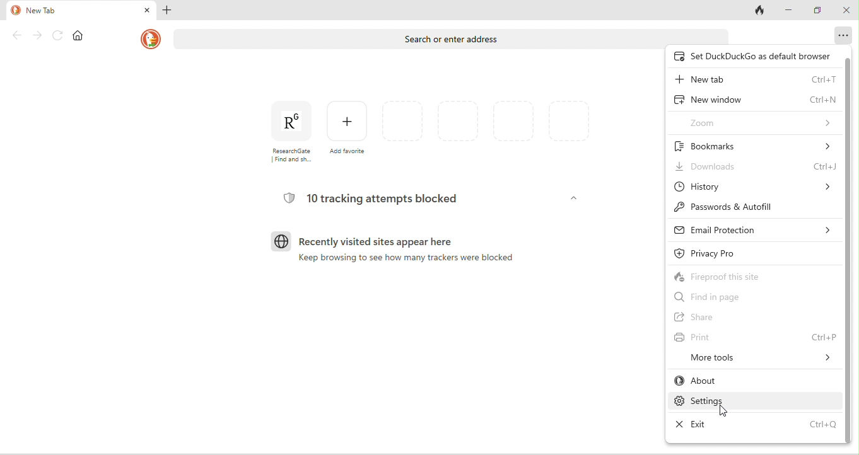 The height and width of the screenshot is (455, 859). Describe the element at coordinates (149, 39) in the screenshot. I see `duck duck go logo` at that location.